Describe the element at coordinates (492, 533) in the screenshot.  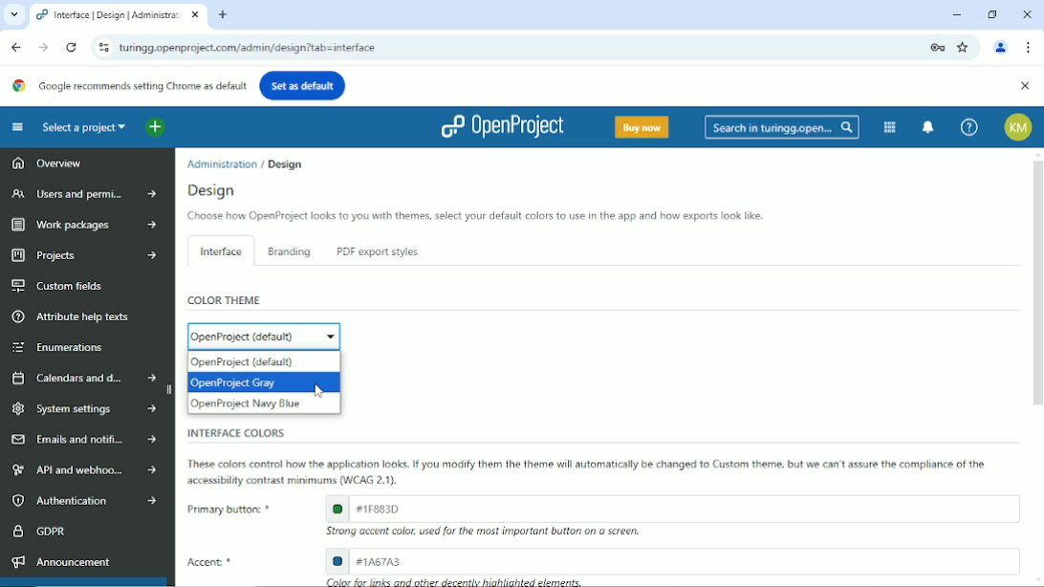
I see `EE Strong accent color, used for the mast important button on a screen.` at that location.